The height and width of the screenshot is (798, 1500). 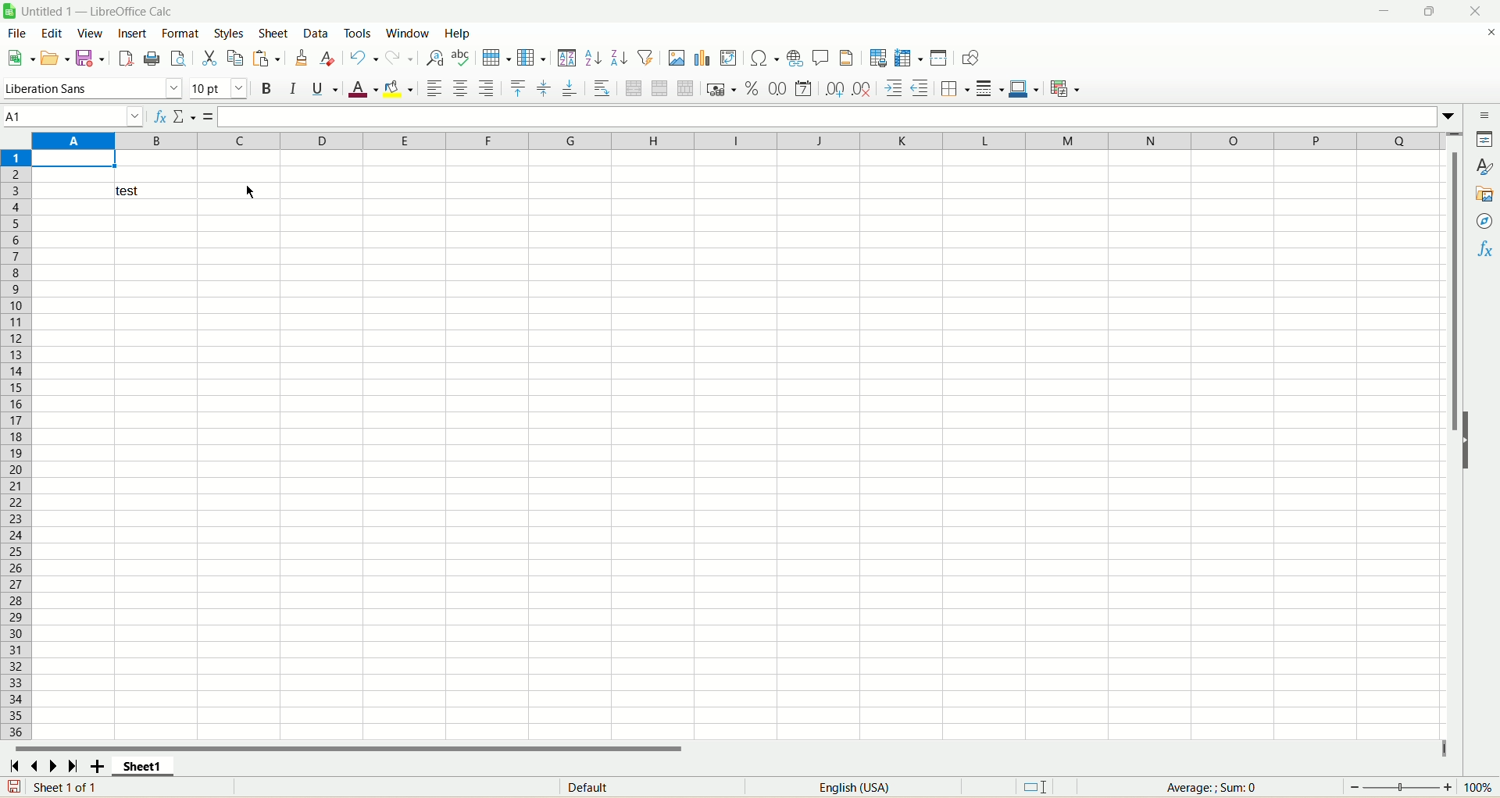 I want to click on insert chart, so click(x=702, y=58).